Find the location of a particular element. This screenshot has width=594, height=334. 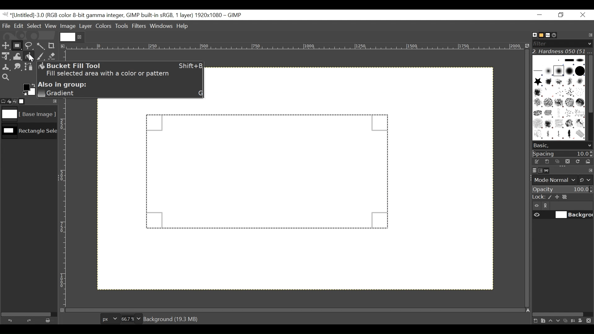

Tools is located at coordinates (122, 27).